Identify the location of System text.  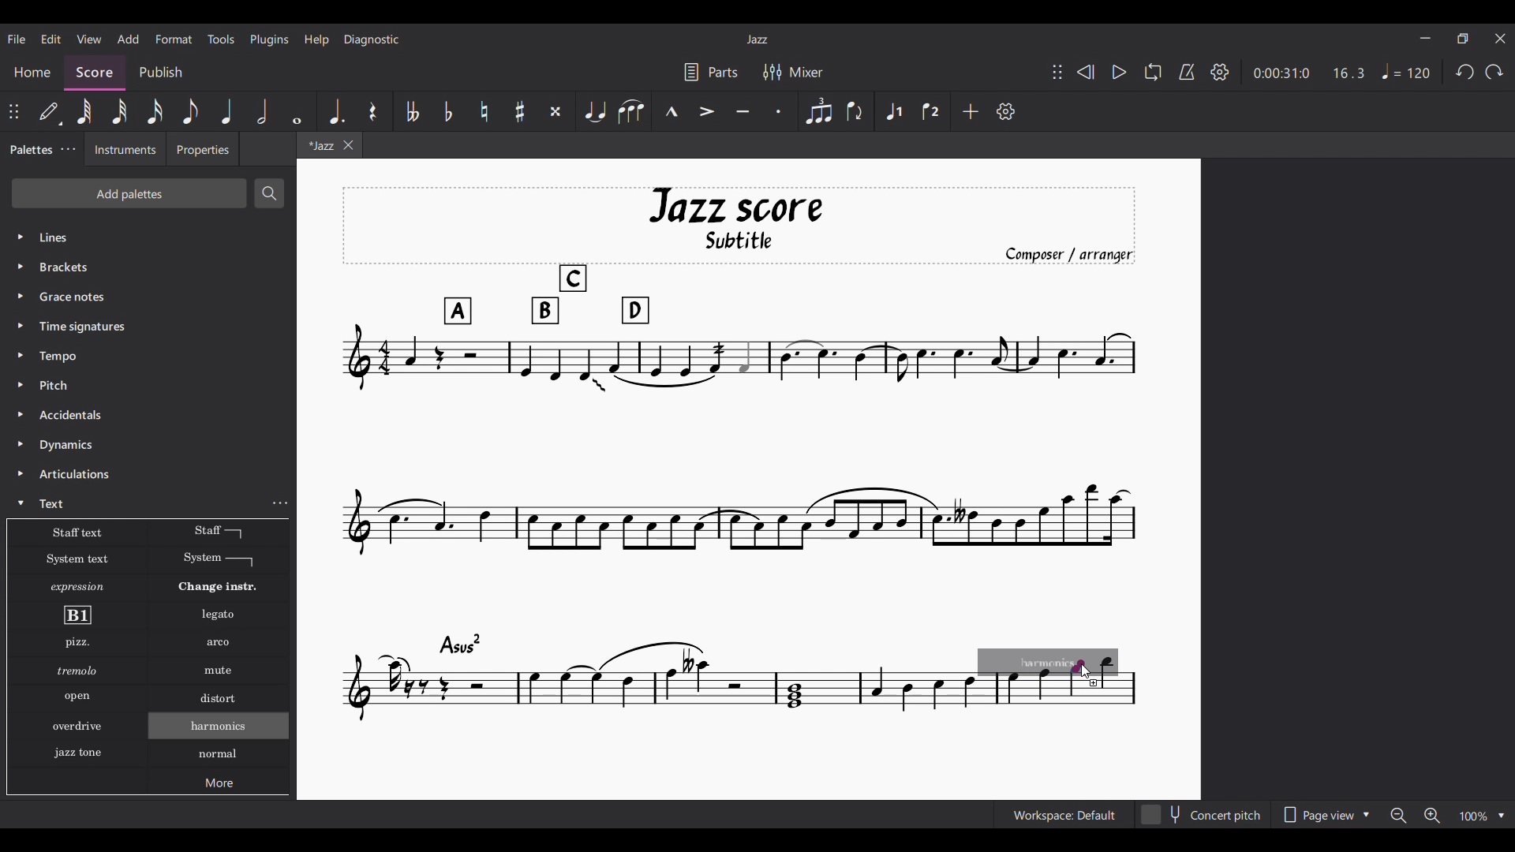
(77, 559).